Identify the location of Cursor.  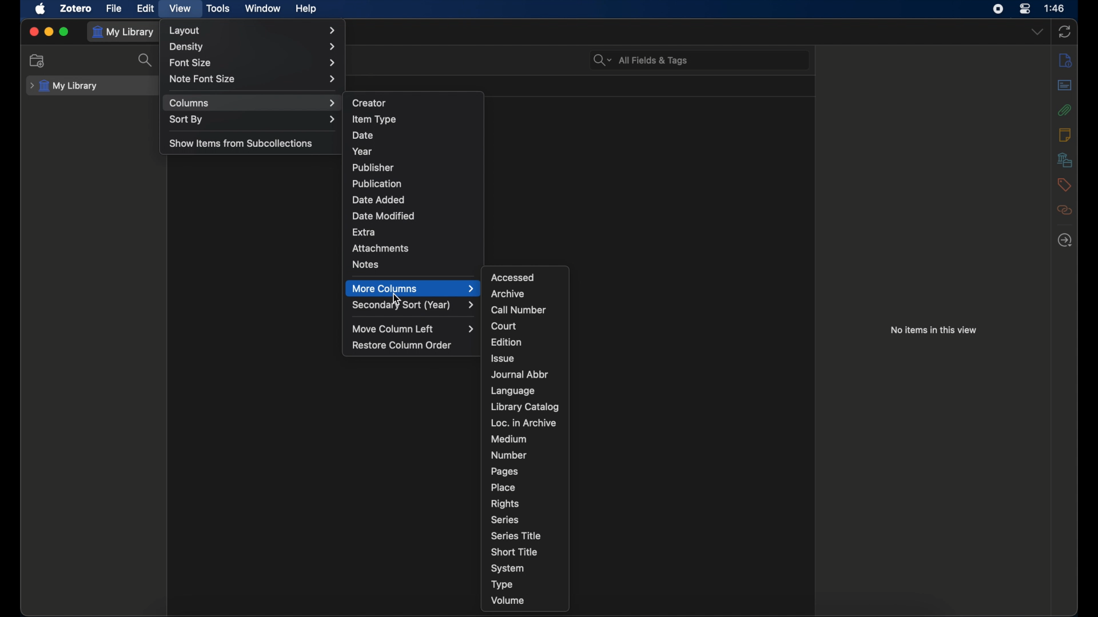
(400, 298).